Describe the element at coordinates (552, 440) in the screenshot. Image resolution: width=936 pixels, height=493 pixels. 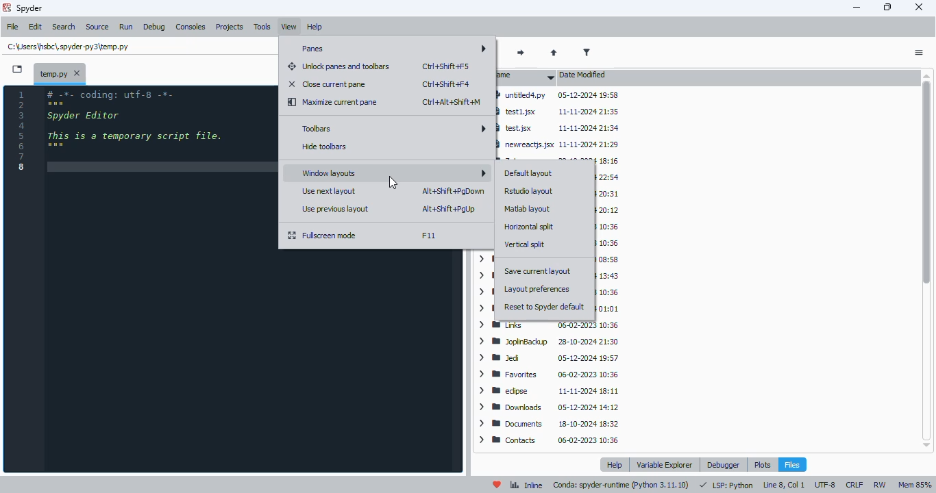
I see `contacts` at that location.